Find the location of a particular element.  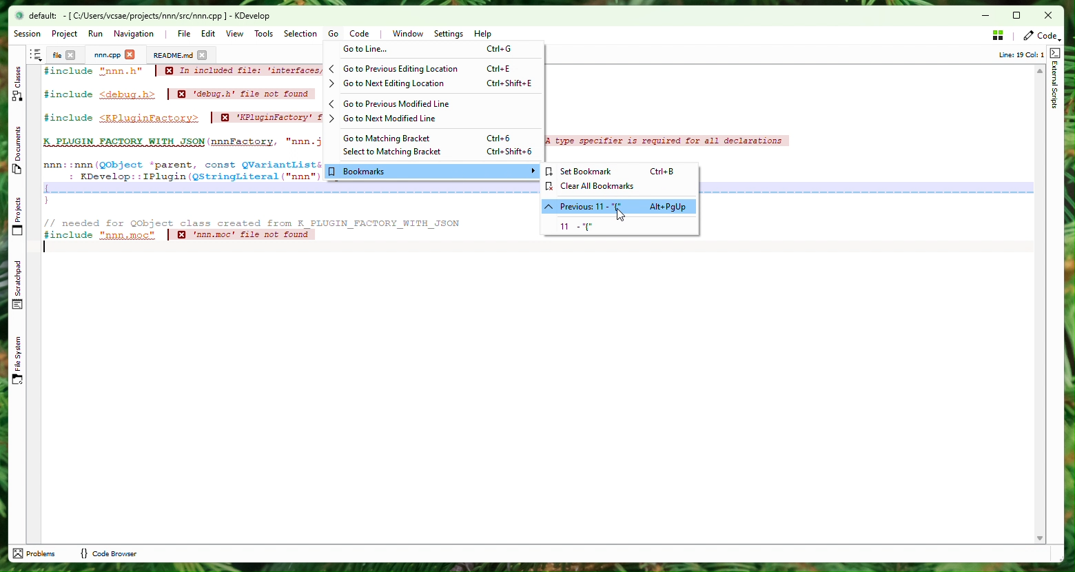

Bookmarks is located at coordinates (433, 172).